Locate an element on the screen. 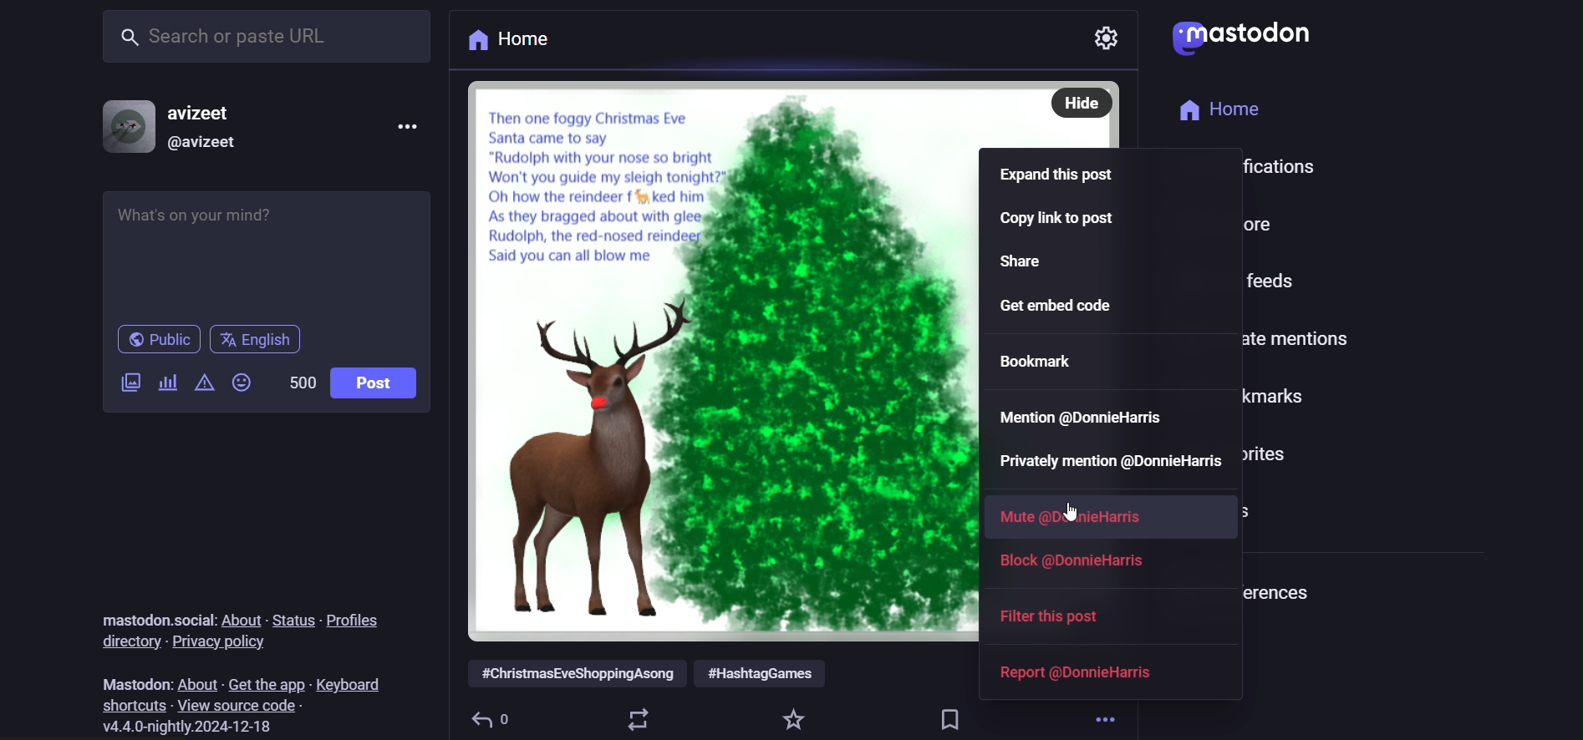  image/video is located at coordinates (129, 382).